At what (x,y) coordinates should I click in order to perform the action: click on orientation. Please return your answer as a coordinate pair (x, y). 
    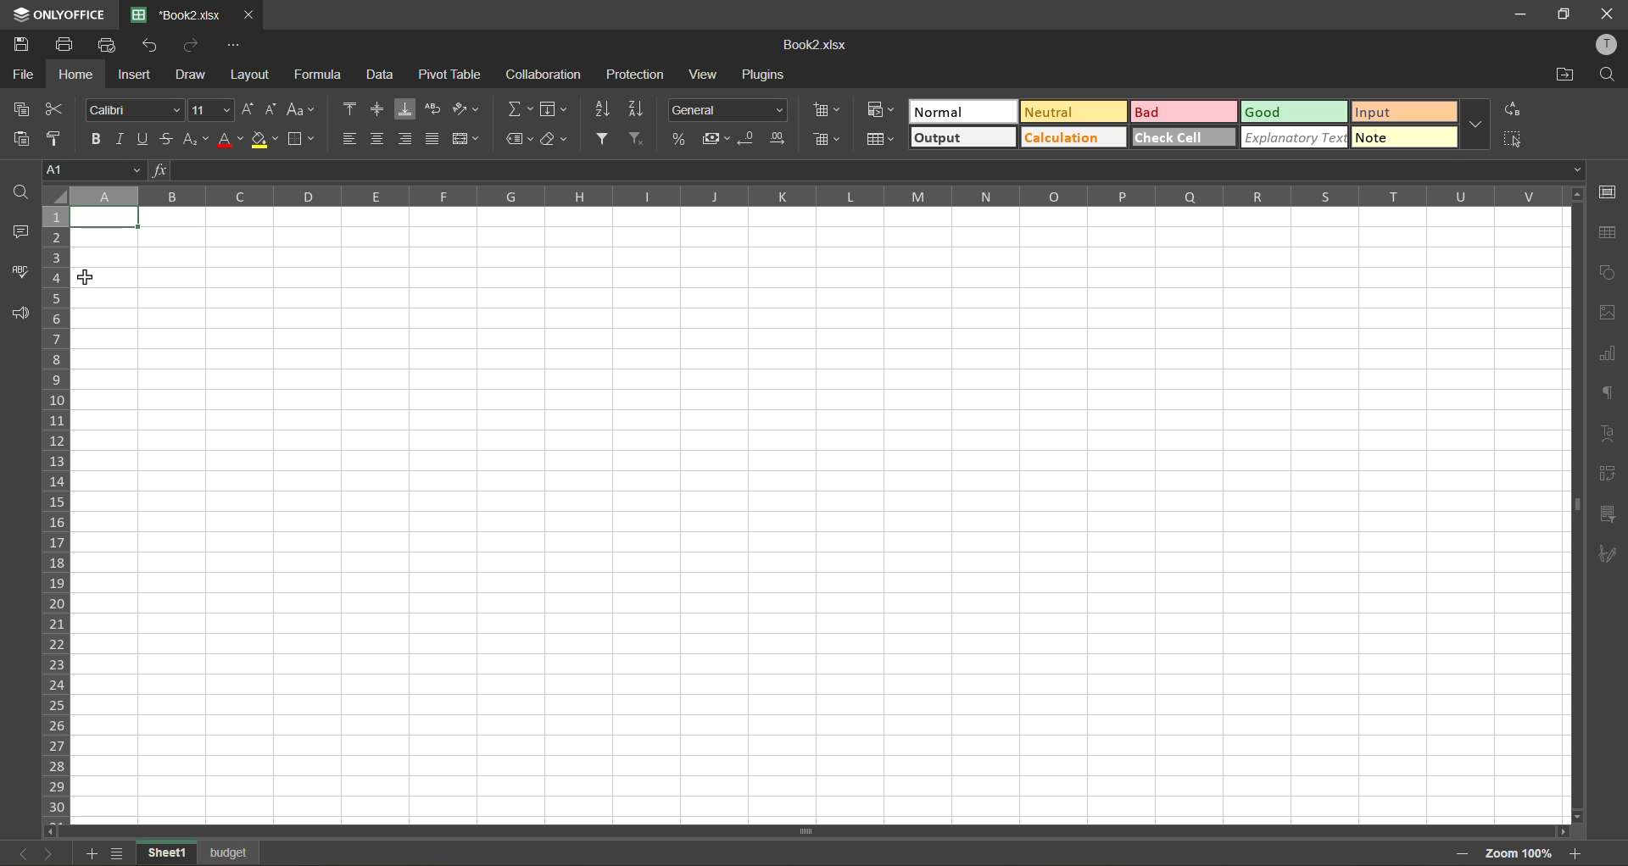
    Looking at the image, I should click on (467, 109).